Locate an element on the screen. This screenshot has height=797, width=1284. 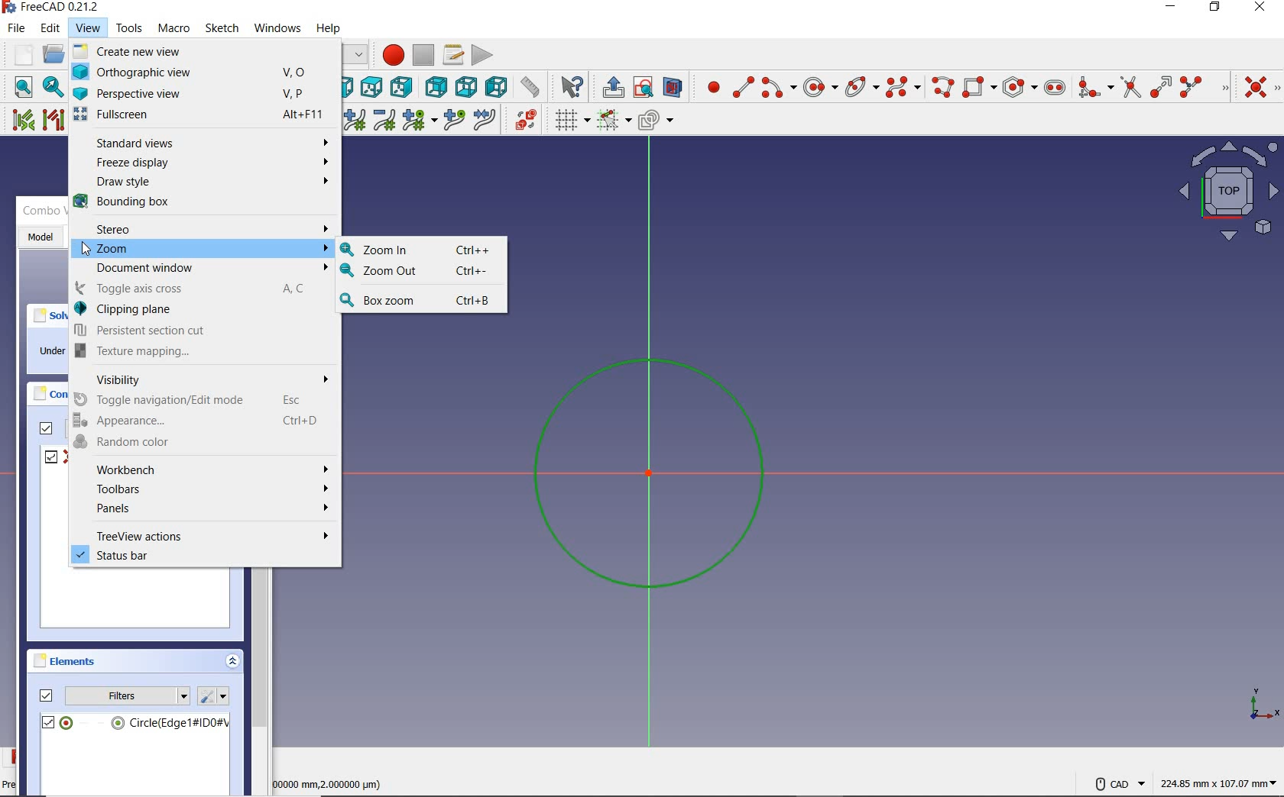
Appearance is located at coordinates (206, 420).